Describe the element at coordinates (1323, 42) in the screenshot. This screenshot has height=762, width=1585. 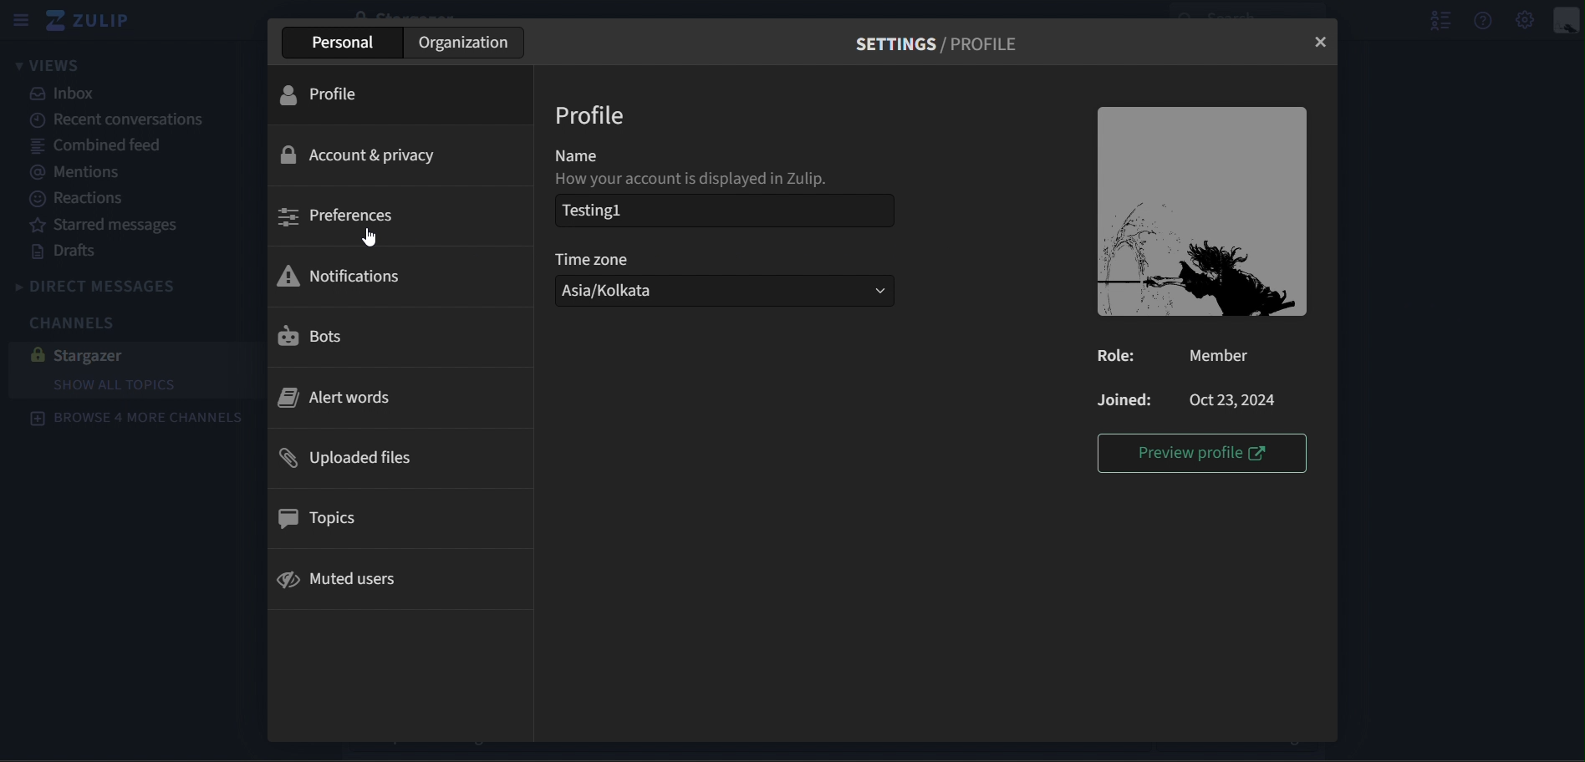
I see `close` at that location.